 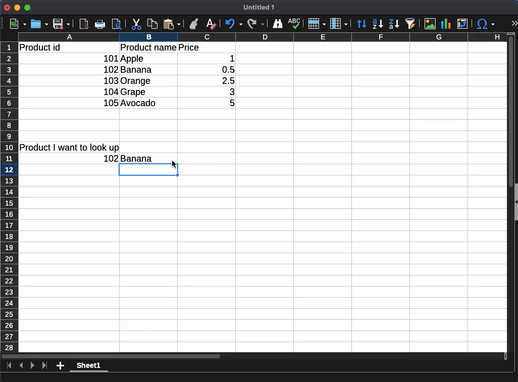 I want to click on rows, so click(x=317, y=23).